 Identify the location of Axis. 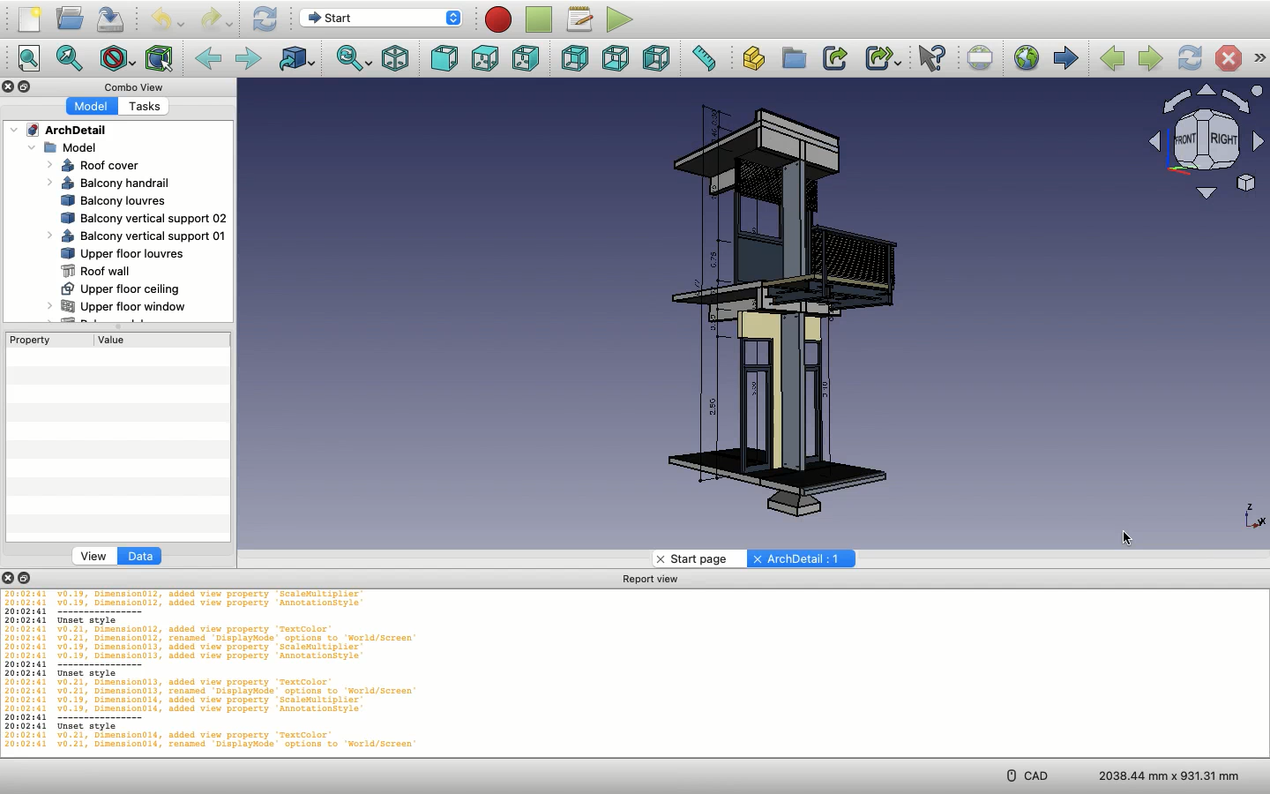
(1251, 515).